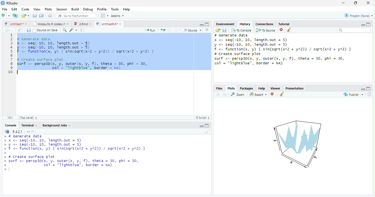 Image resolution: width=375 pixels, height=197 pixels. I want to click on plot, so click(296, 143).